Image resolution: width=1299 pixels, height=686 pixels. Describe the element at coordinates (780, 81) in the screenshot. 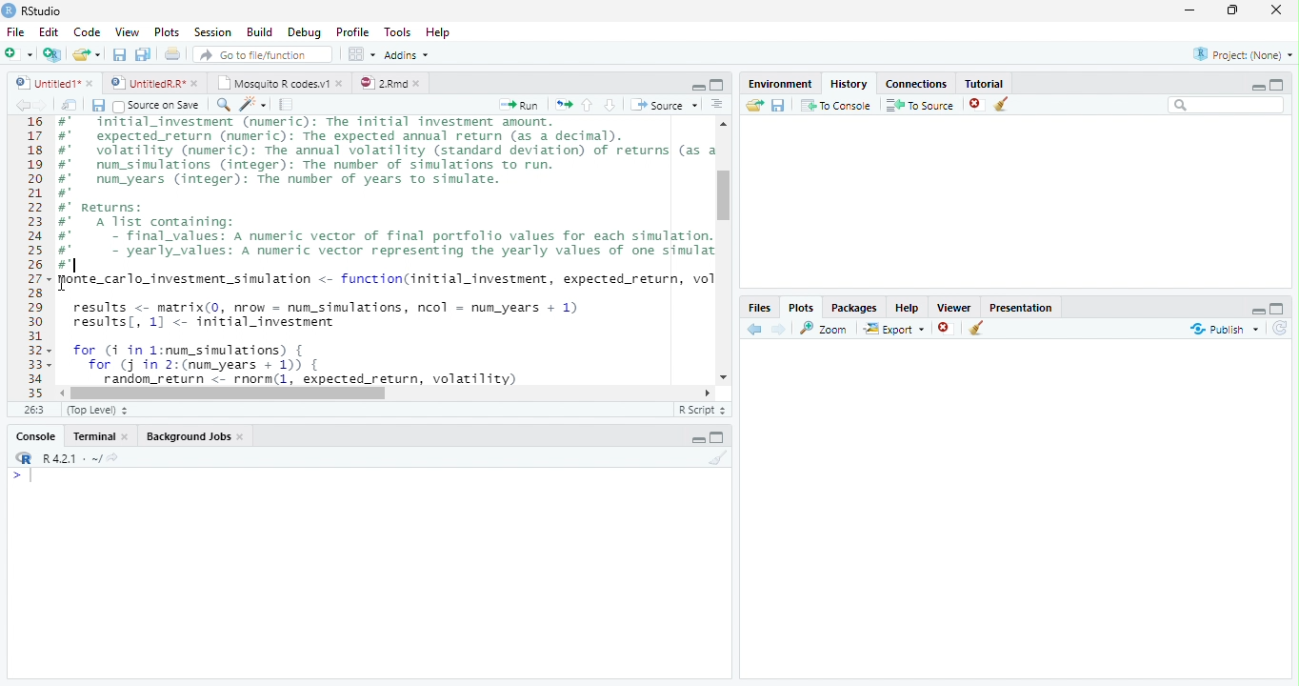

I see `Environment` at that location.